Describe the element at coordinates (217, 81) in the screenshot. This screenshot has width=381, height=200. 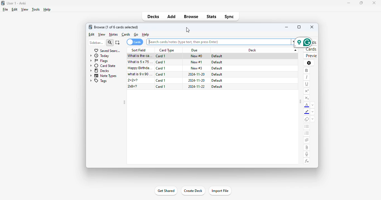
I see `default` at that location.